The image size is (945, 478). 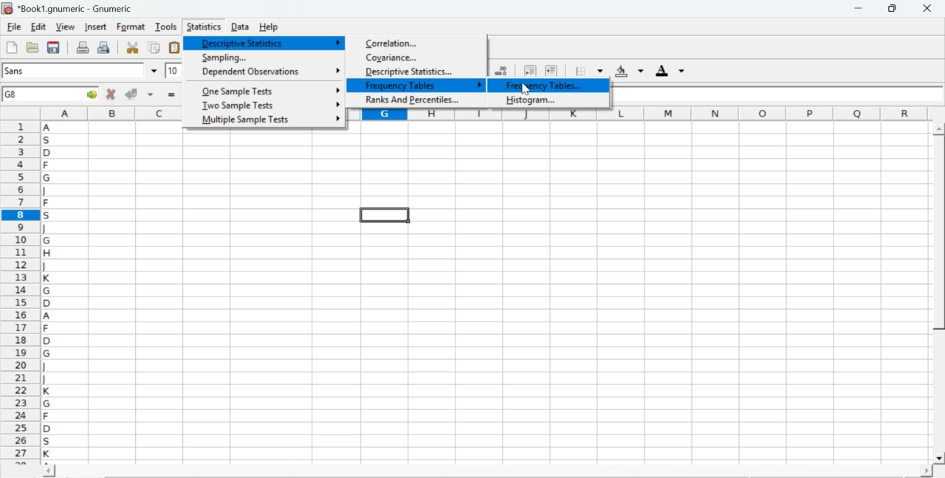 I want to click on scroll bar, so click(x=939, y=294).